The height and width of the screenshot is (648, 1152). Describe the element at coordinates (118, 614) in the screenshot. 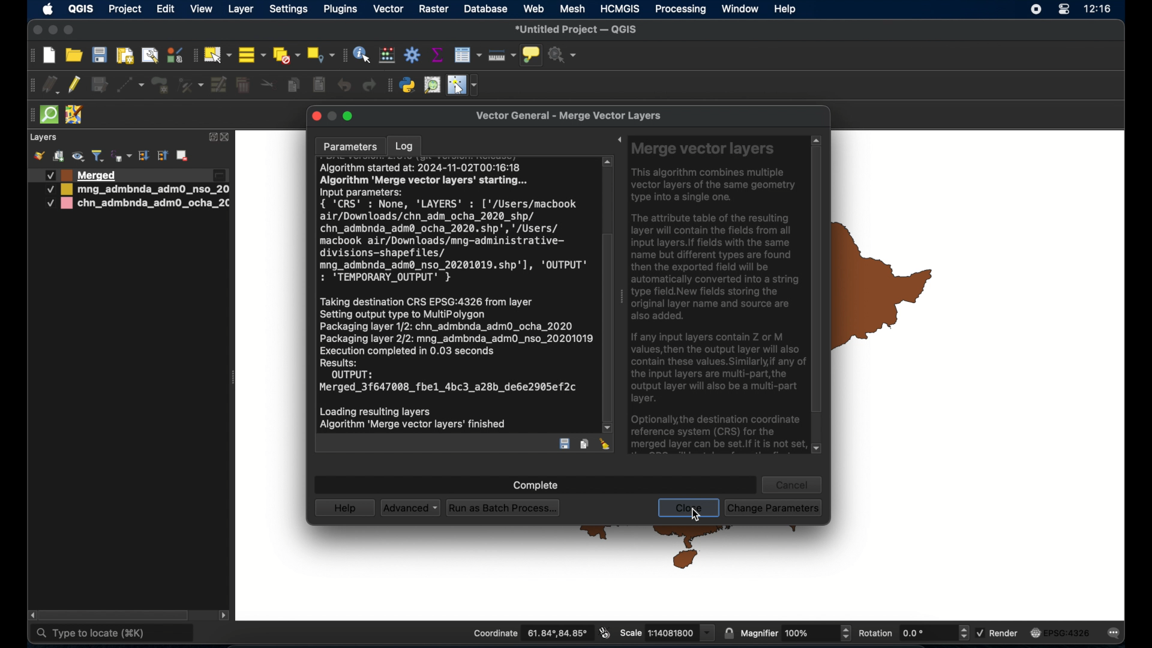

I see `scroll box` at that location.